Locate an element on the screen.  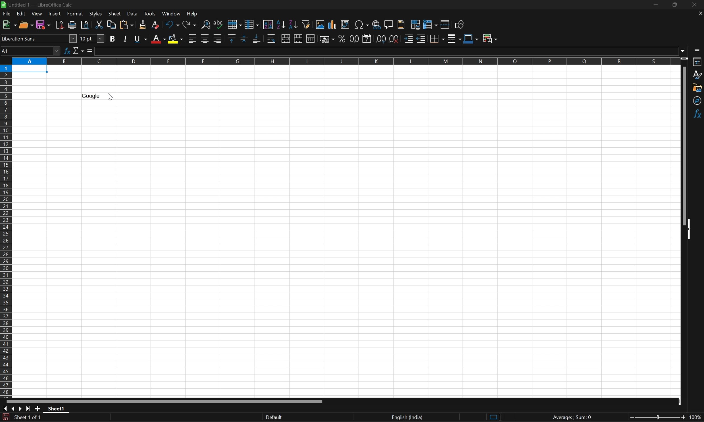
Sidebar settings is located at coordinates (698, 50).